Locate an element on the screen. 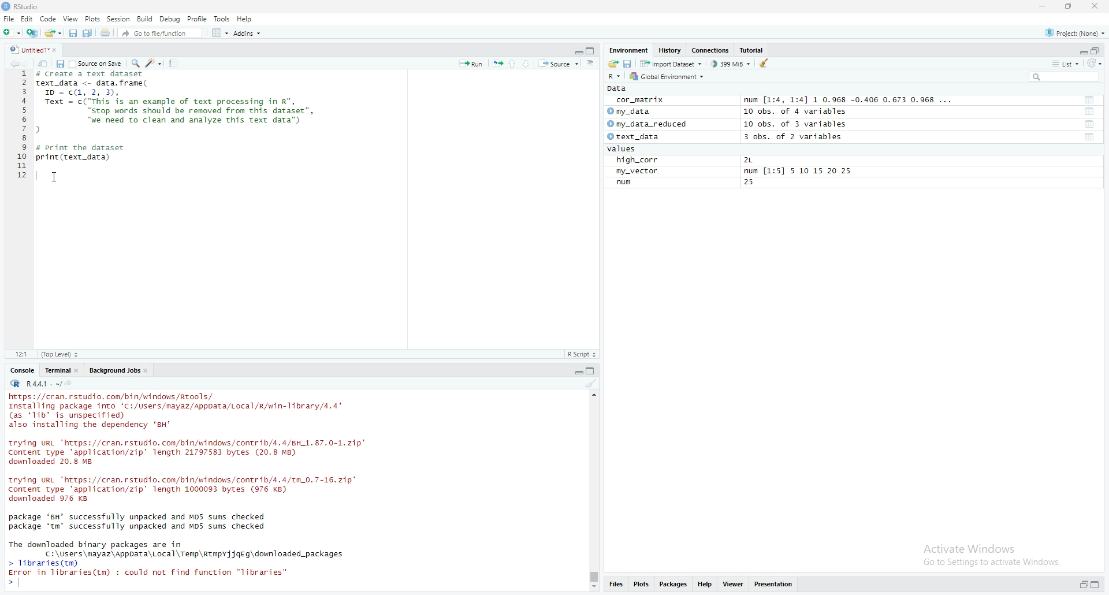 The width and height of the screenshot is (1109, 595). compile report is located at coordinates (175, 62).